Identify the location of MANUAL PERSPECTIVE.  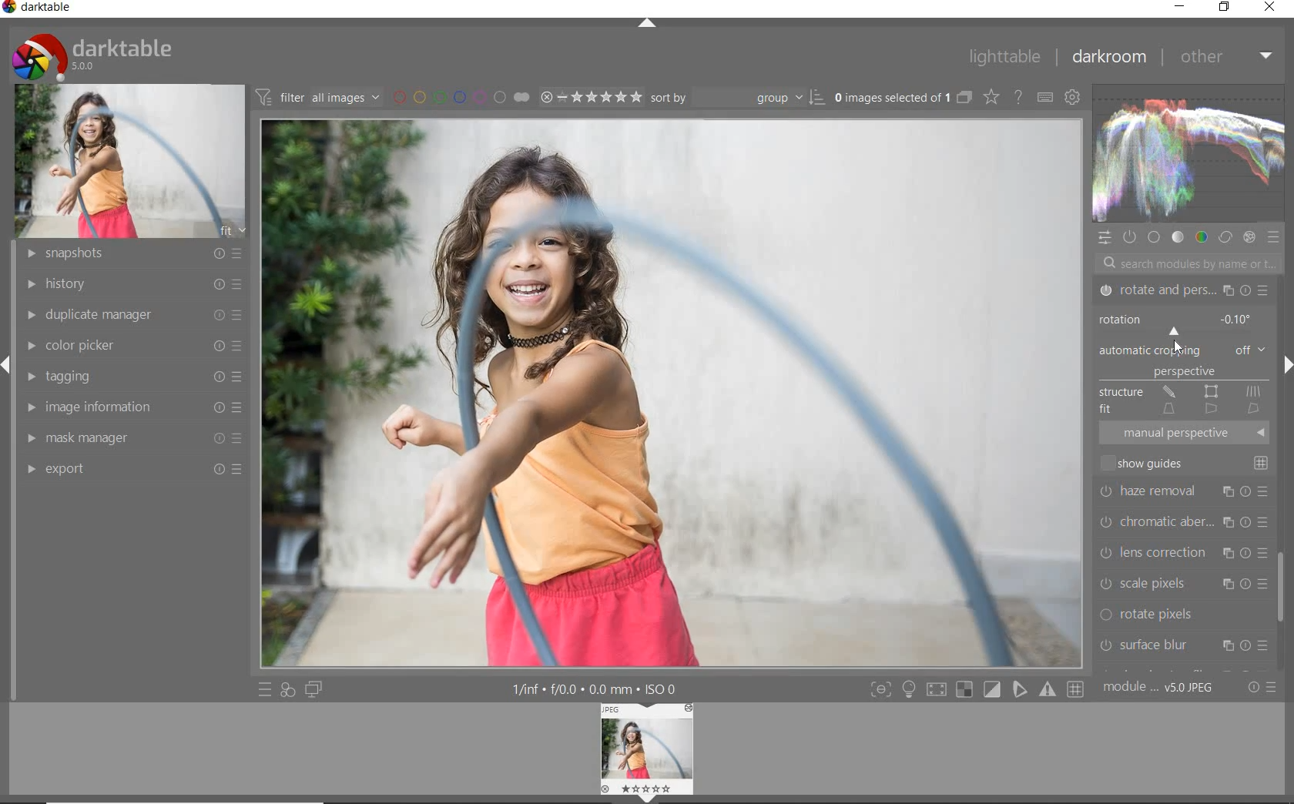
(1187, 432).